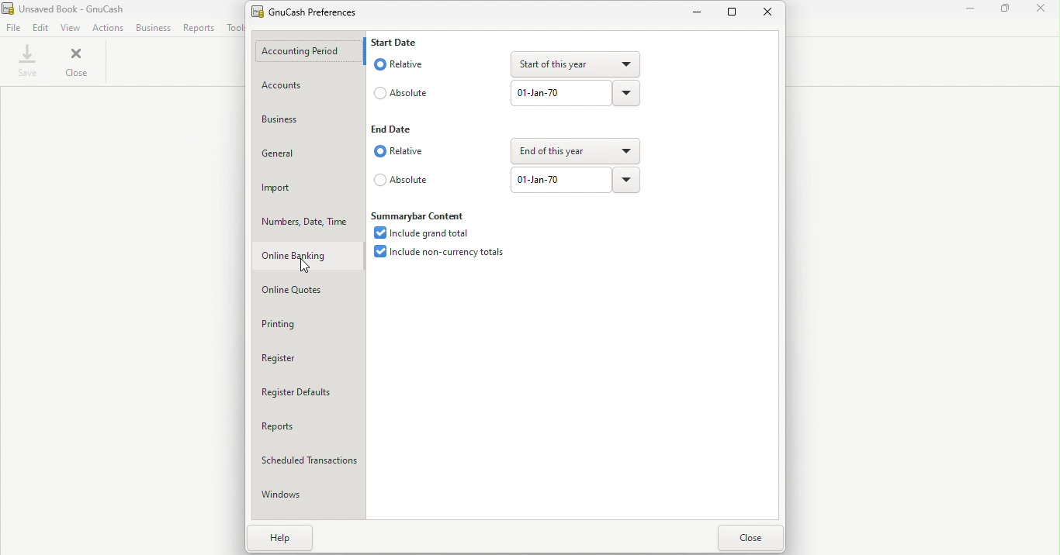 The width and height of the screenshot is (1060, 555). Describe the element at coordinates (428, 216) in the screenshot. I see `Summary content` at that location.